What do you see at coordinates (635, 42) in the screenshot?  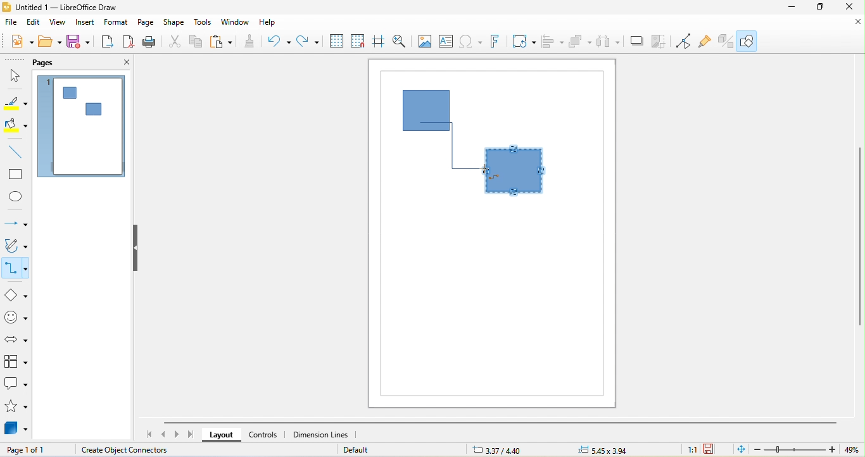 I see `shadow` at bounding box center [635, 42].